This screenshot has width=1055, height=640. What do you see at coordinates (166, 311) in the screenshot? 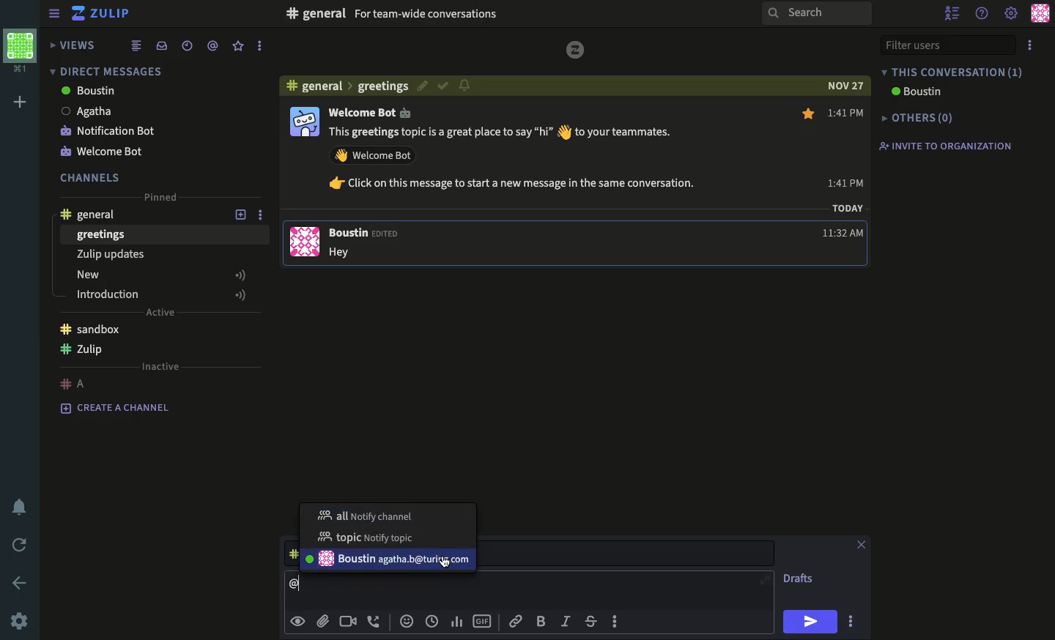
I see `Active` at bounding box center [166, 311].